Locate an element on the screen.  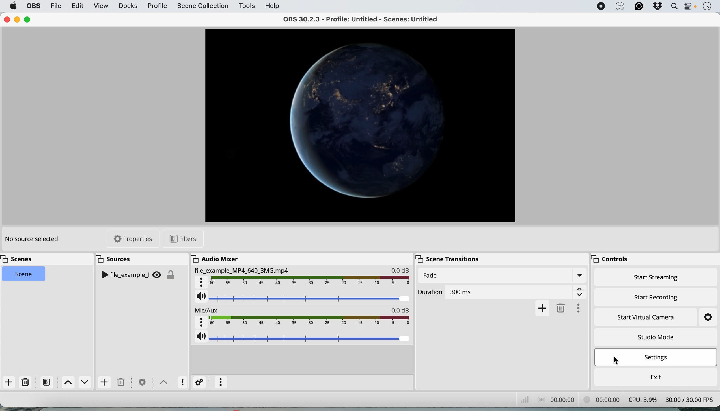
network is located at coordinates (523, 398).